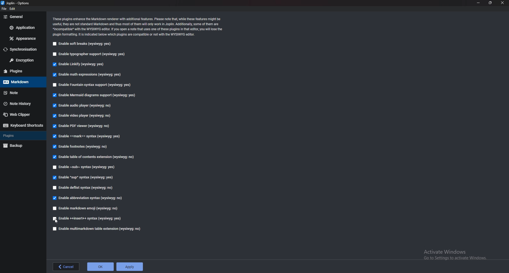 This screenshot has width=509, height=273. Describe the element at coordinates (4, 9) in the screenshot. I see `file` at that location.